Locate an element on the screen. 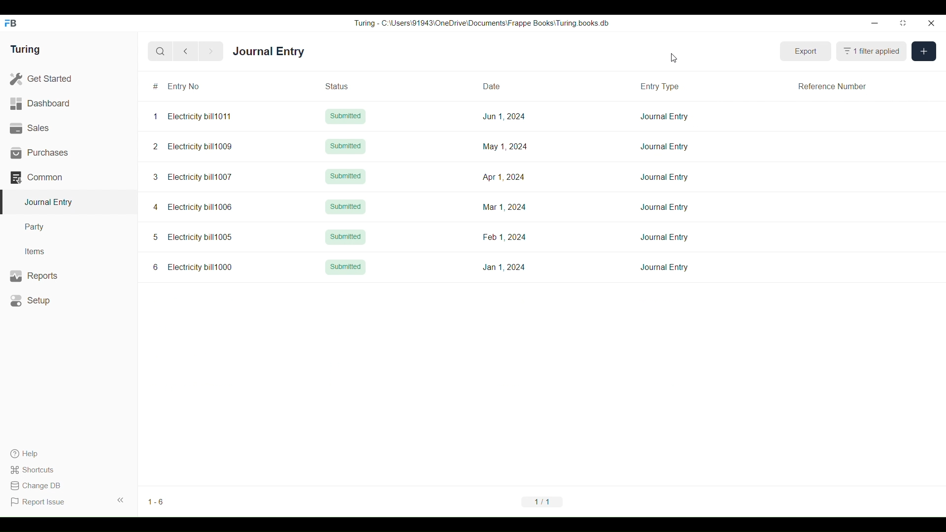 This screenshot has width=946, height=532. Journal Entry is located at coordinates (664, 206).